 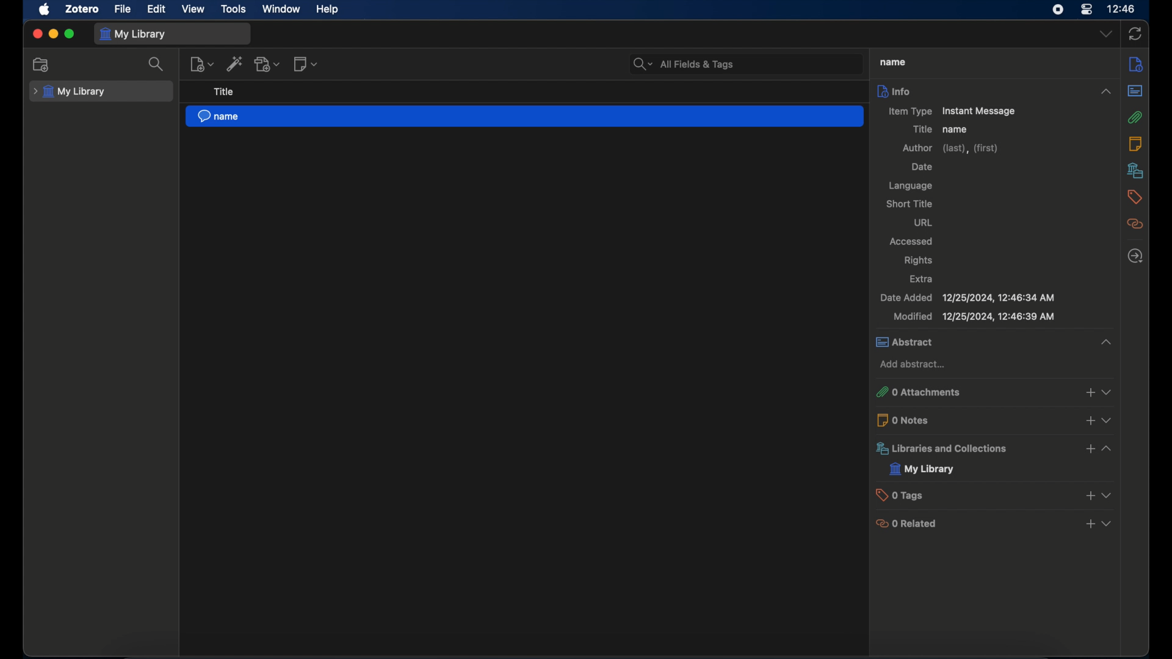 What do you see at coordinates (1136, 92) in the screenshot?
I see `abstract` at bounding box center [1136, 92].